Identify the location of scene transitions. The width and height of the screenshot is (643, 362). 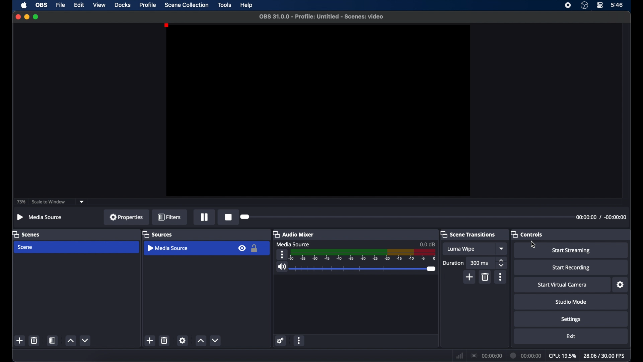
(468, 234).